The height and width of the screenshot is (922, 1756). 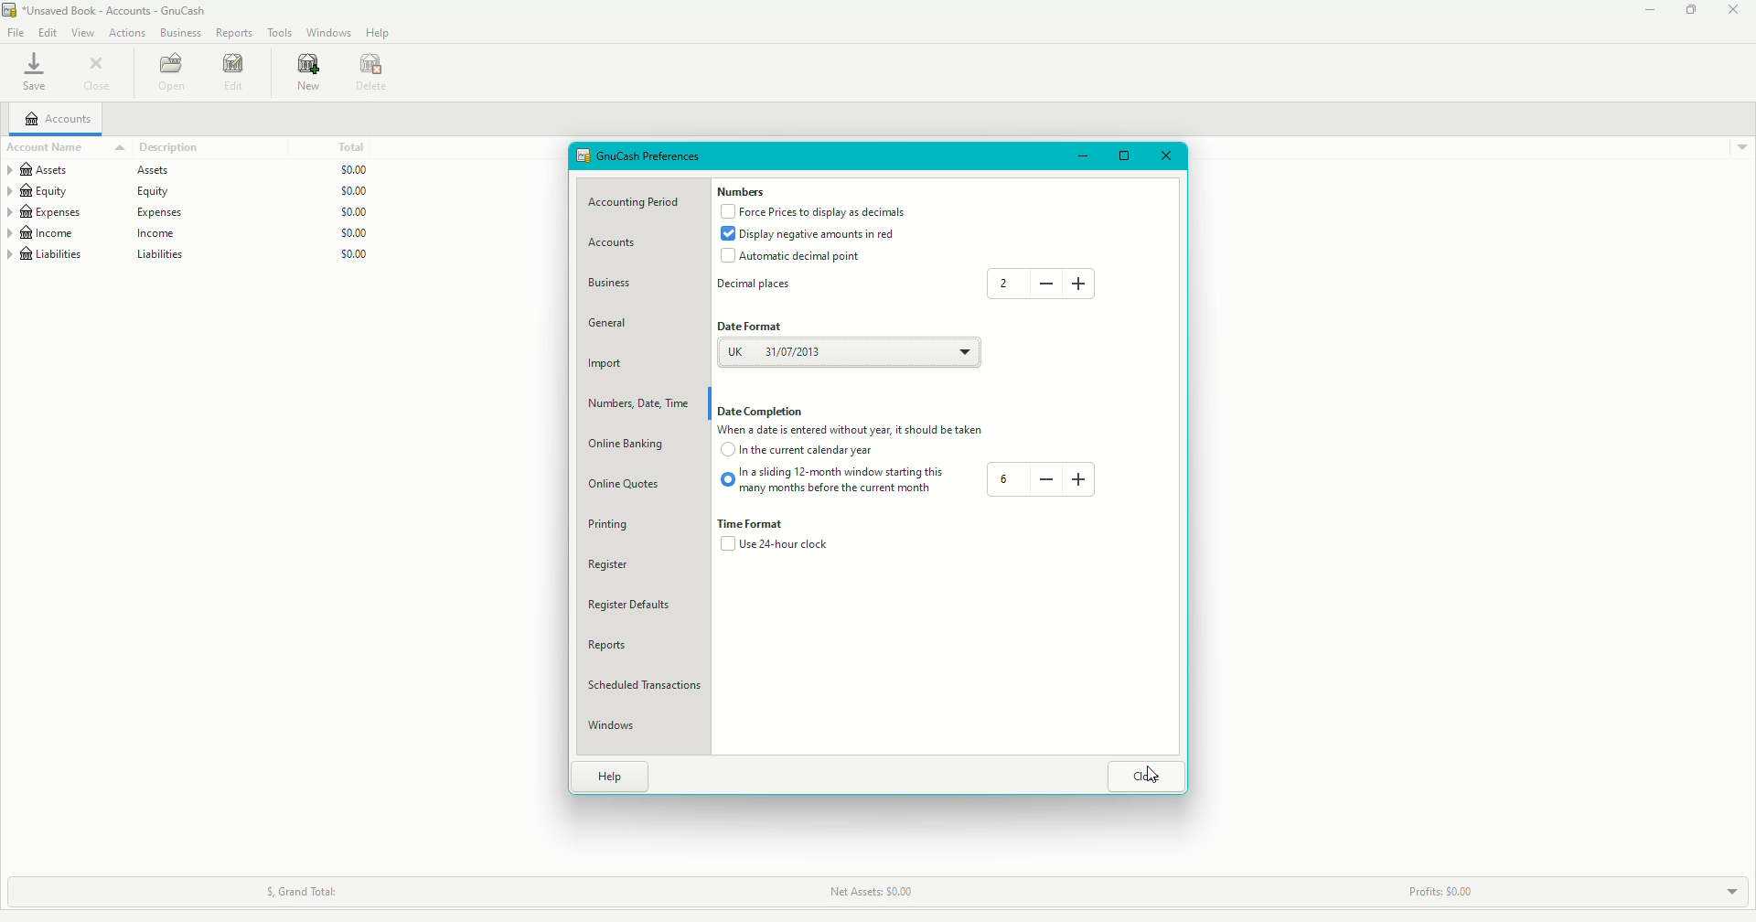 What do you see at coordinates (126, 32) in the screenshot?
I see `Actions` at bounding box center [126, 32].